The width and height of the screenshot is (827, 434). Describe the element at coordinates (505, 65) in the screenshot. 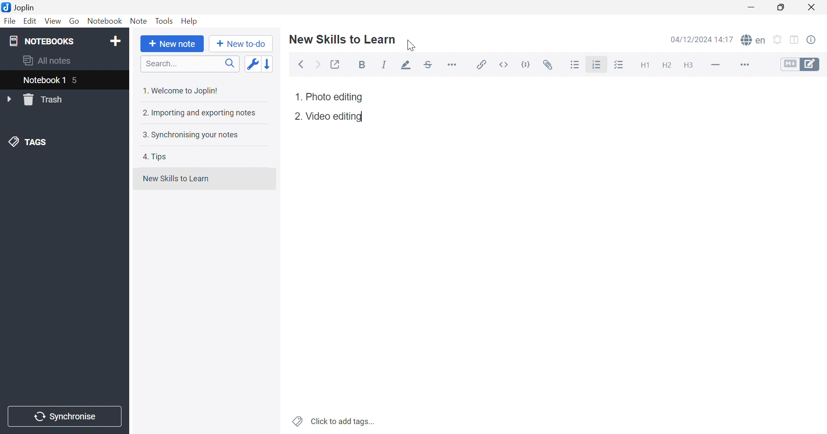

I see `Inline code` at that location.